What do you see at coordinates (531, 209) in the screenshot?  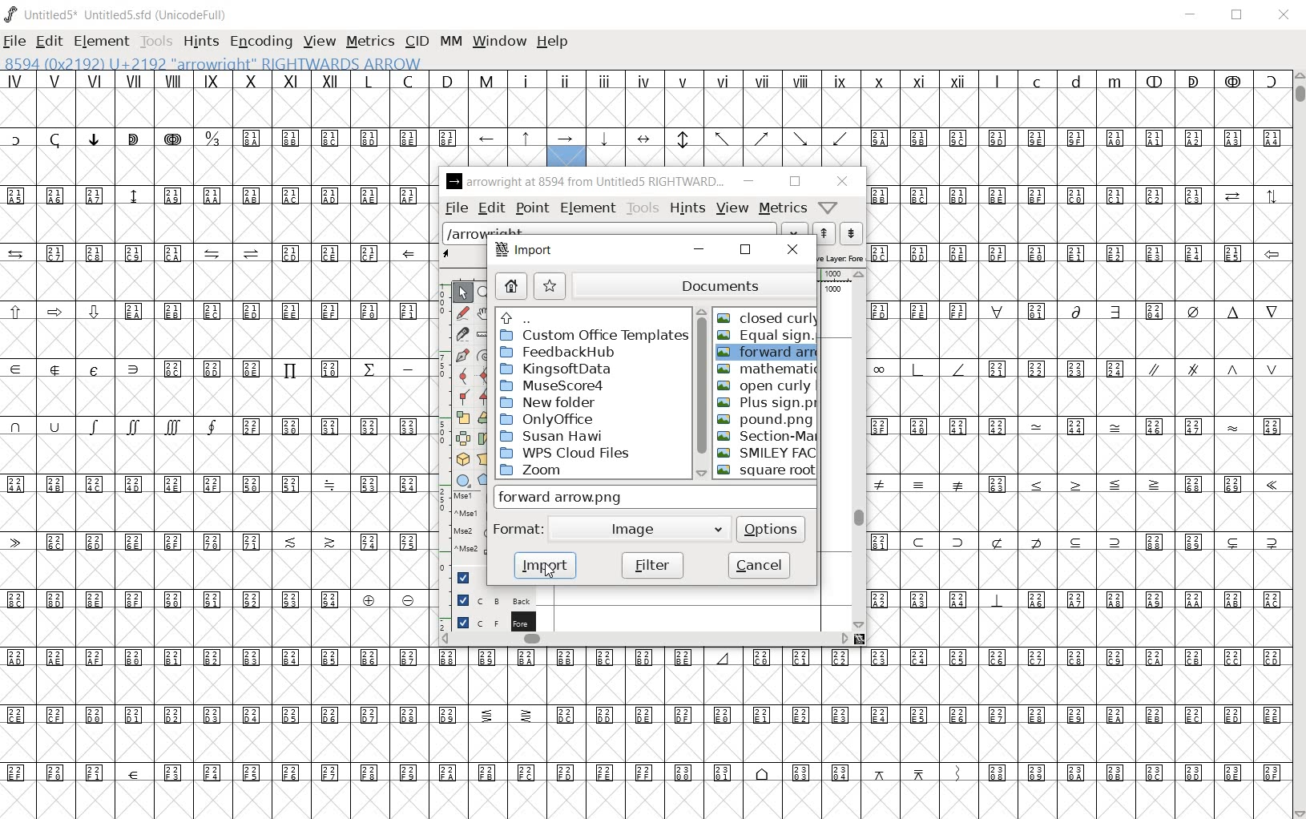 I see `point` at bounding box center [531, 209].